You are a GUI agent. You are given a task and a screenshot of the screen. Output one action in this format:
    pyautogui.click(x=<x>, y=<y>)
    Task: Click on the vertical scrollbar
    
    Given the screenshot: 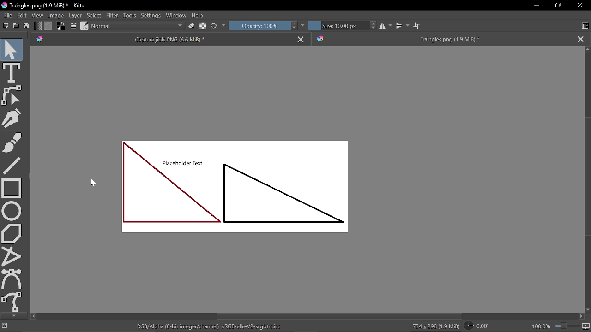 What is the action you would take?
    pyautogui.click(x=586, y=175)
    